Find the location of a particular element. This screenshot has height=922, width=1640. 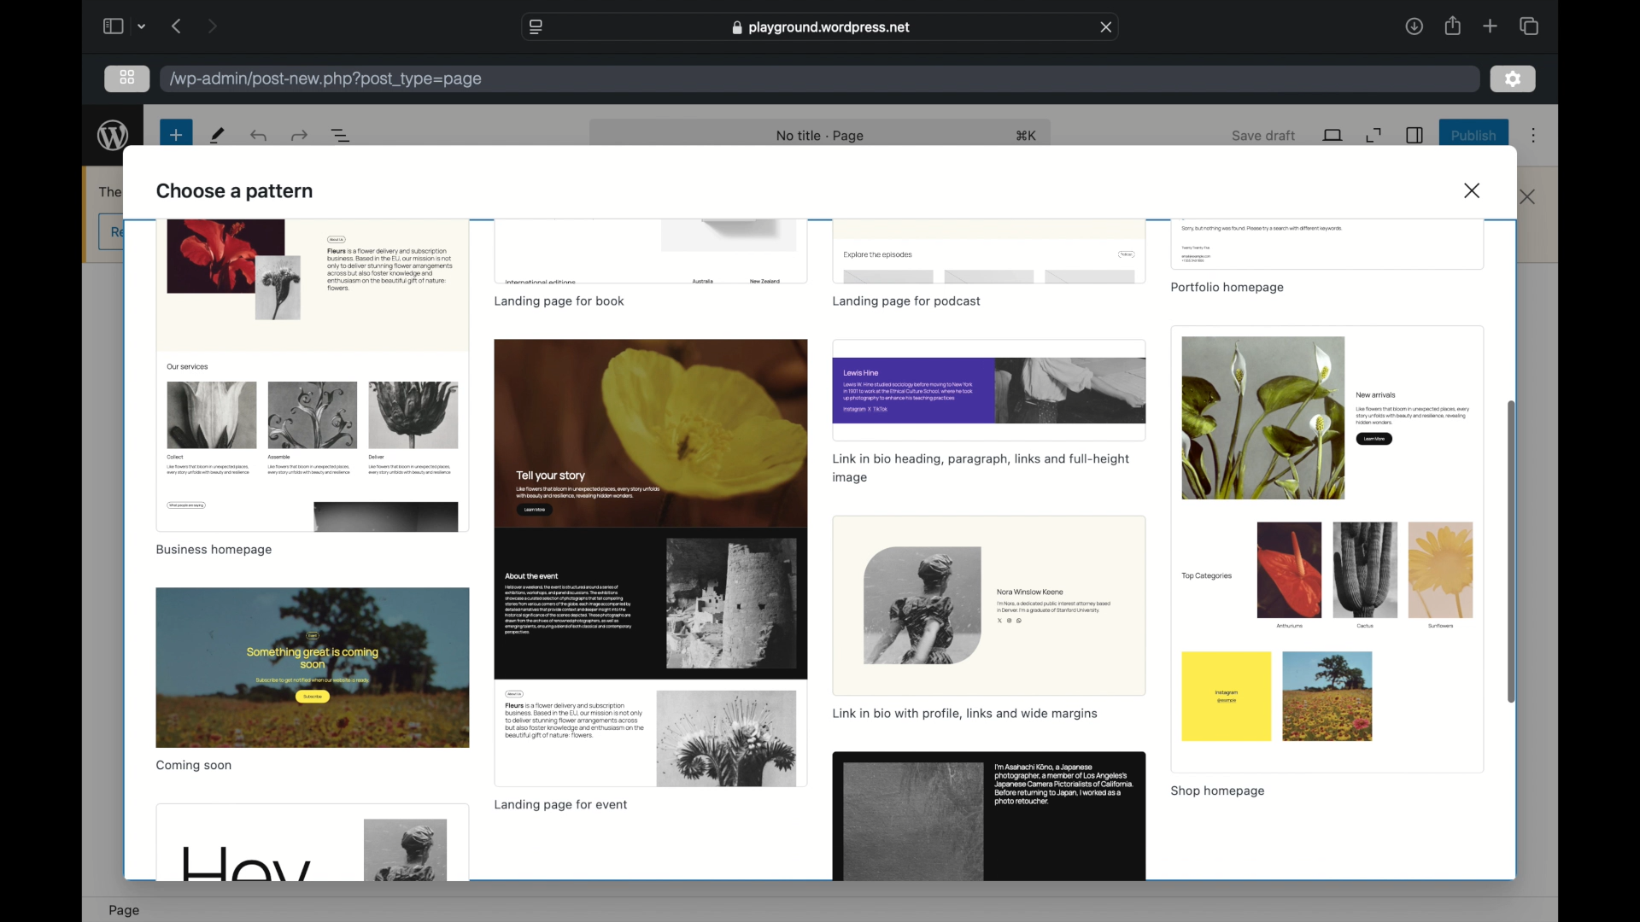

website settings is located at coordinates (535, 27).